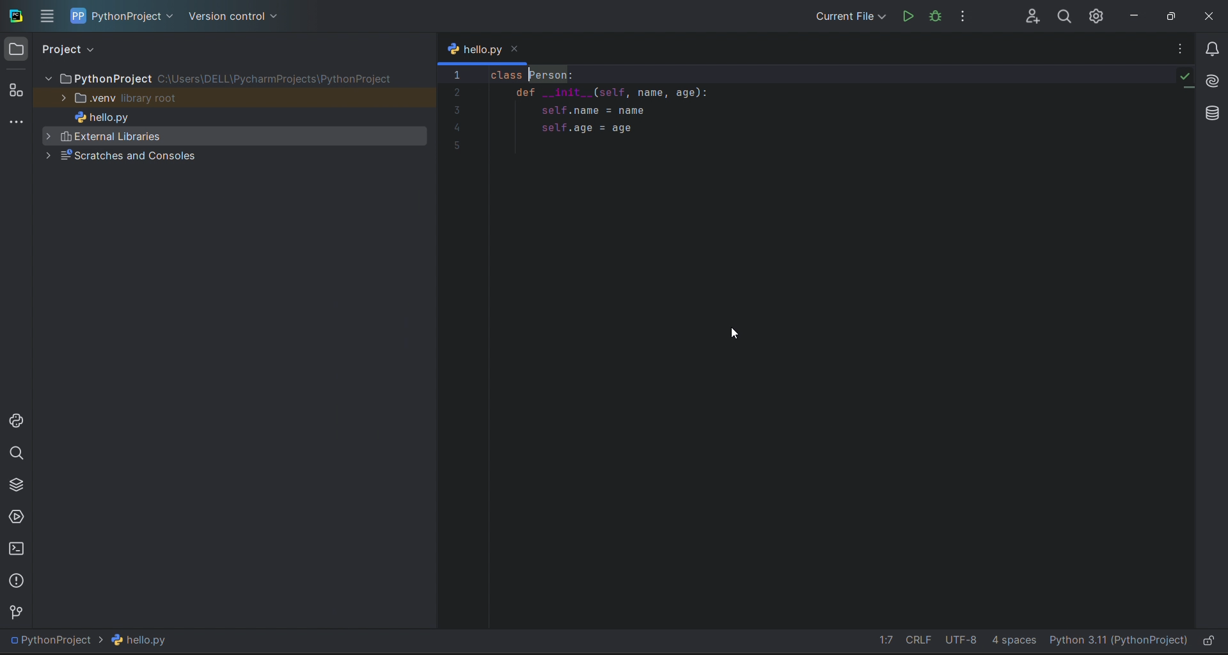 The height and width of the screenshot is (655, 1228). What do you see at coordinates (1208, 13) in the screenshot?
I see `close` at bounding box center [1208, 13].